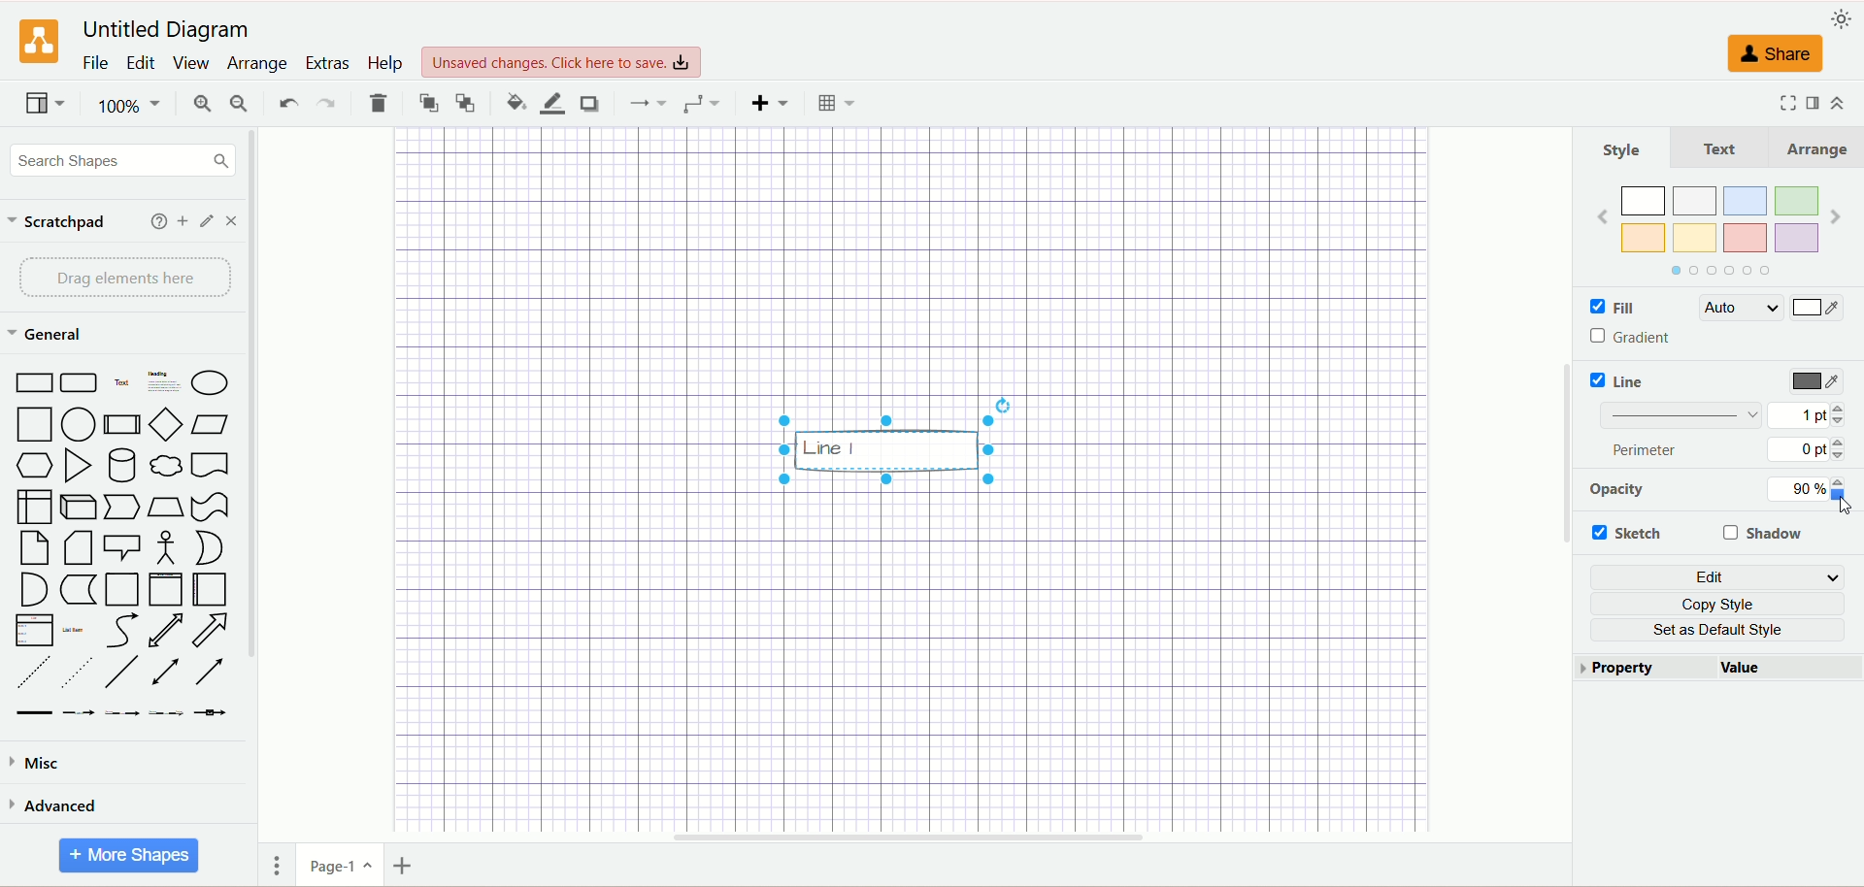  What do you see at coordinates (1773, 53) in the screenshot?
I see `share` at bounding box center [1773, 53].